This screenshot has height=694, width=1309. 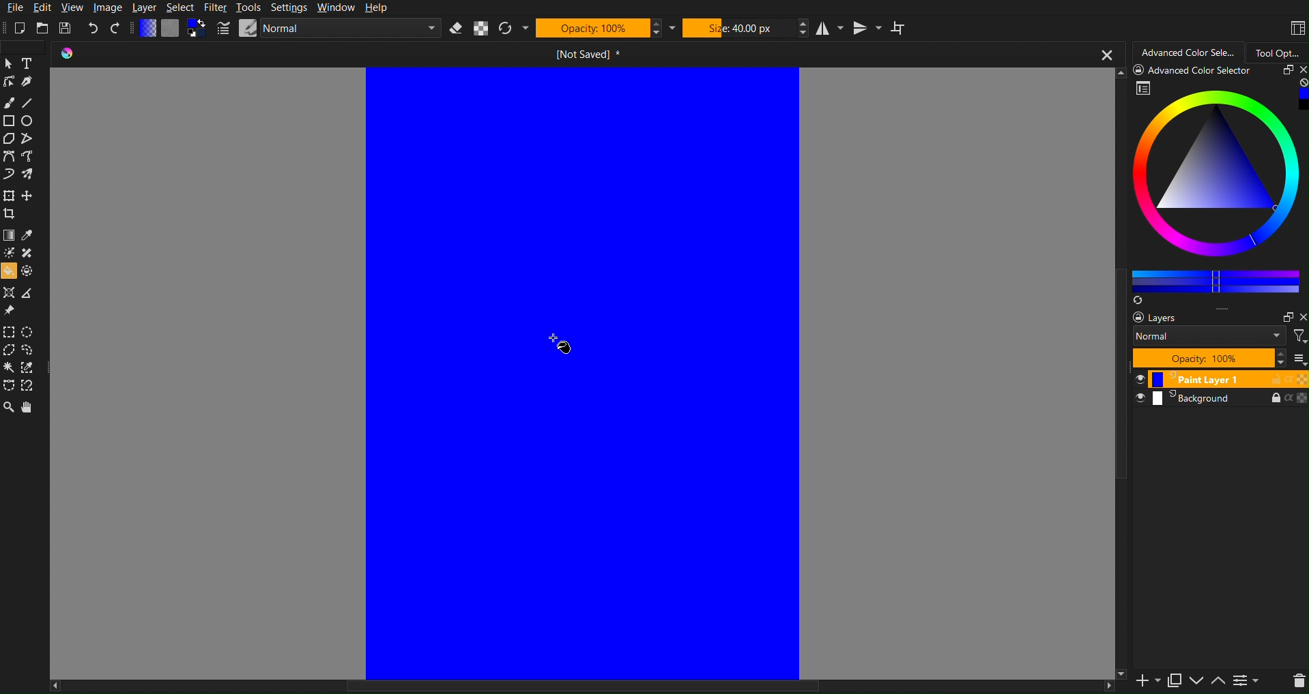 I want to click on Wrap Around, so click(x=900, y=27).